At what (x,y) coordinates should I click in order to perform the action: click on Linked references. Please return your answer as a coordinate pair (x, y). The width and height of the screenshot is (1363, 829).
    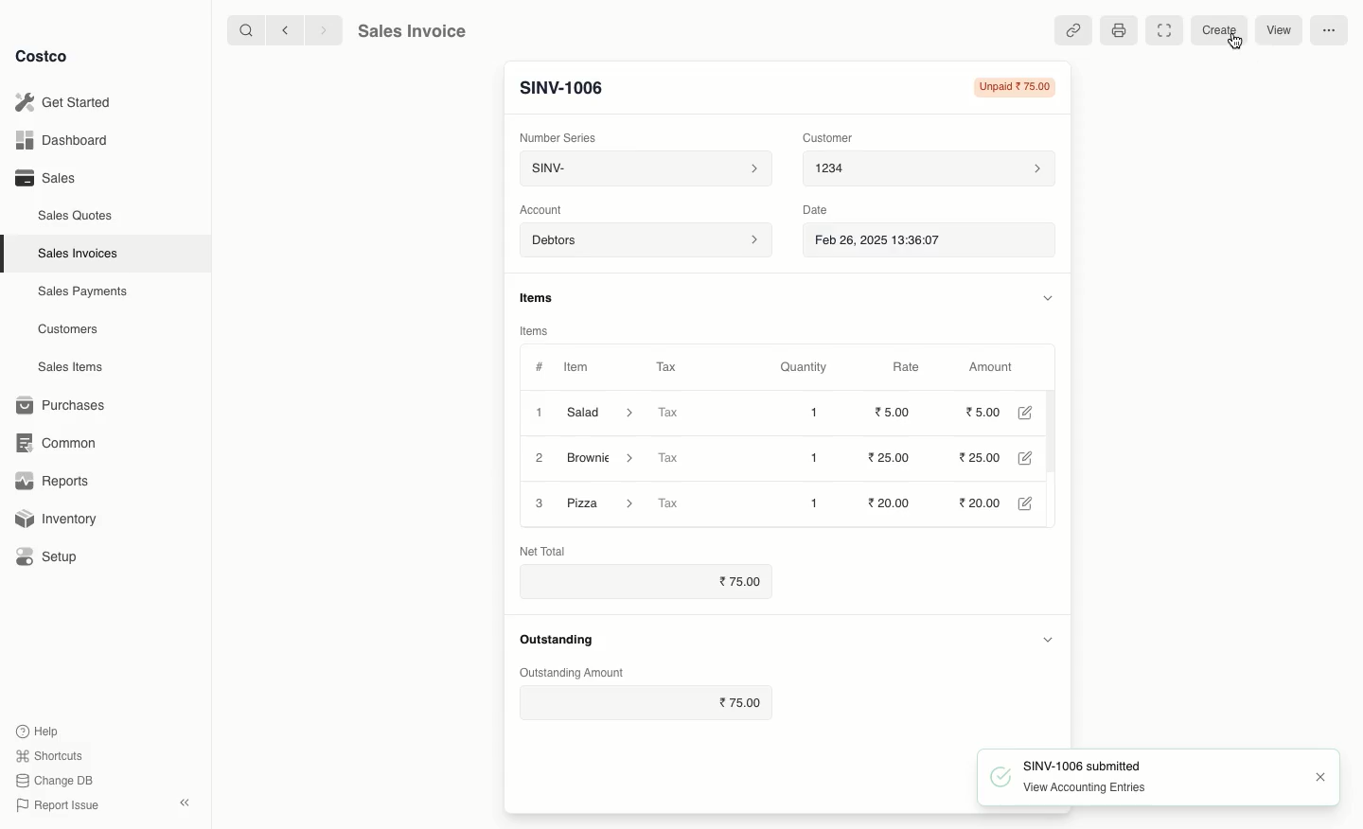
    Looking at the image, I should click on (1072, 31).